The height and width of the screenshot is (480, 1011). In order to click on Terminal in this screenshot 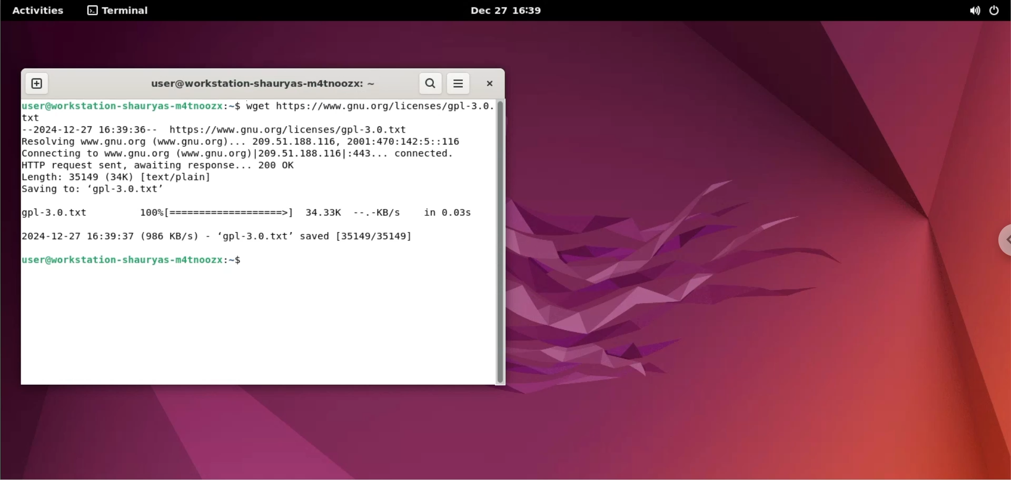, I will do `click(127, 11)`.